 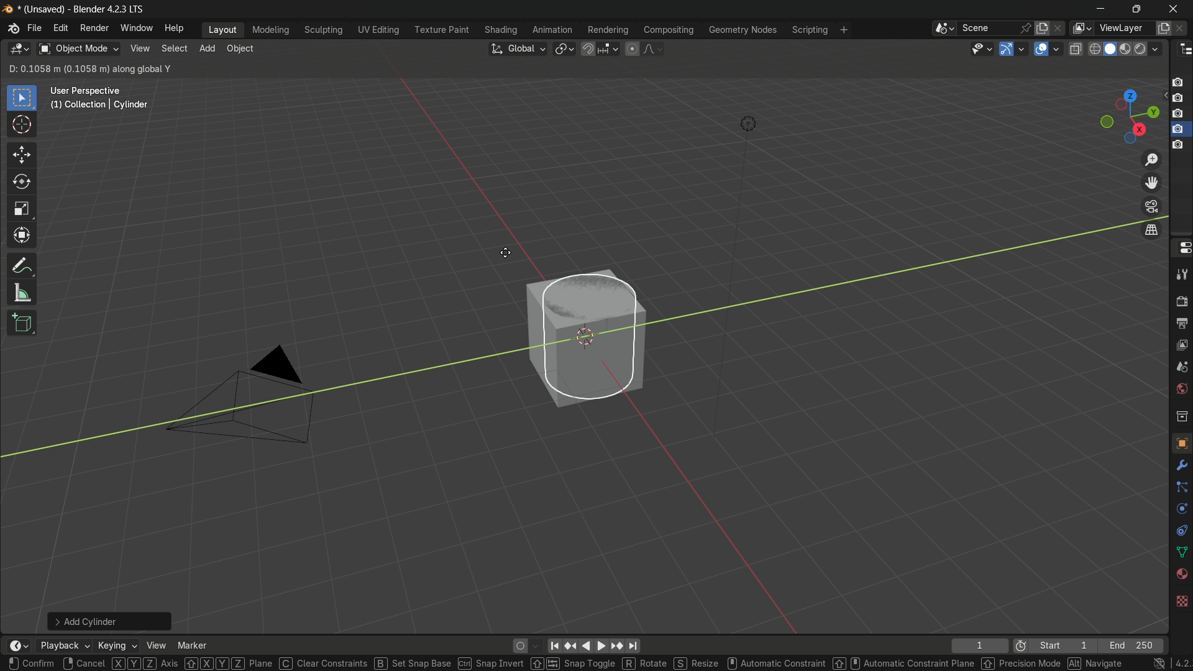 What do you see at coordinates (599, 49) in the screenshot?
I see `snap` at bounding box center [599, 49].